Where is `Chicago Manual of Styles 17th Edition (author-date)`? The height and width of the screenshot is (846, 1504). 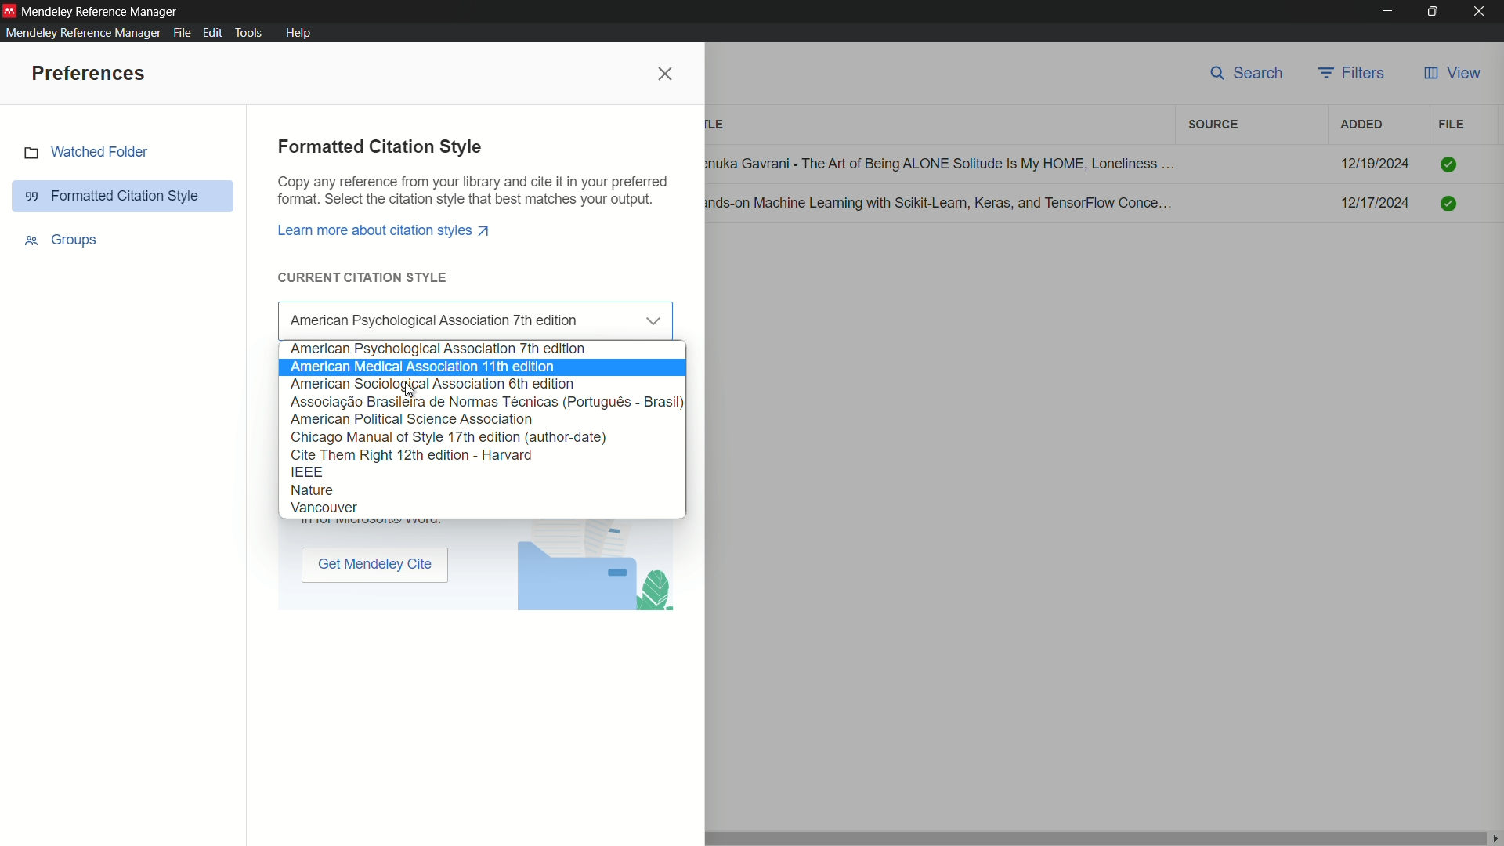 Chicago Manual of Styles 17th Edition (author-date) is located at coordinates (484, 436).